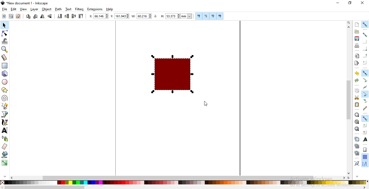 This screenshot has height=189, width=369. I want to click on scrollbar, so click(178, 178).